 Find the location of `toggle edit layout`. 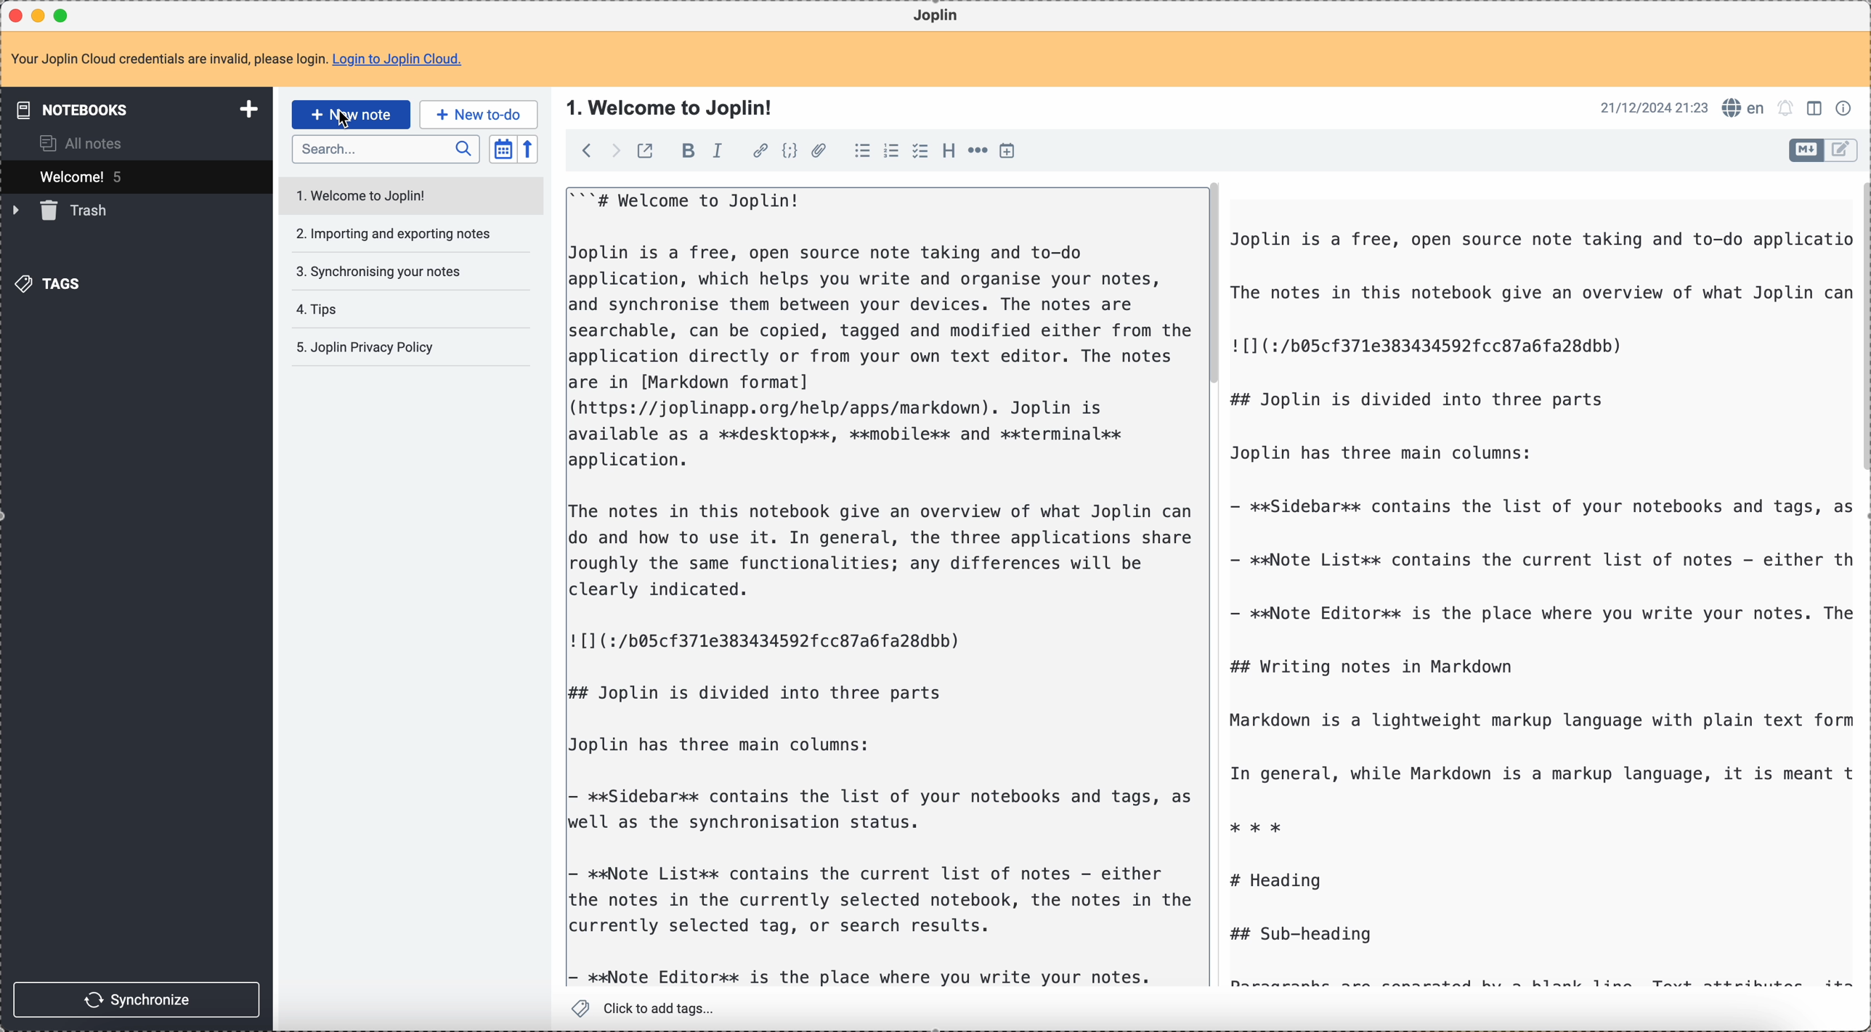

toggle edit layout is located at coordinates (1807, 150).